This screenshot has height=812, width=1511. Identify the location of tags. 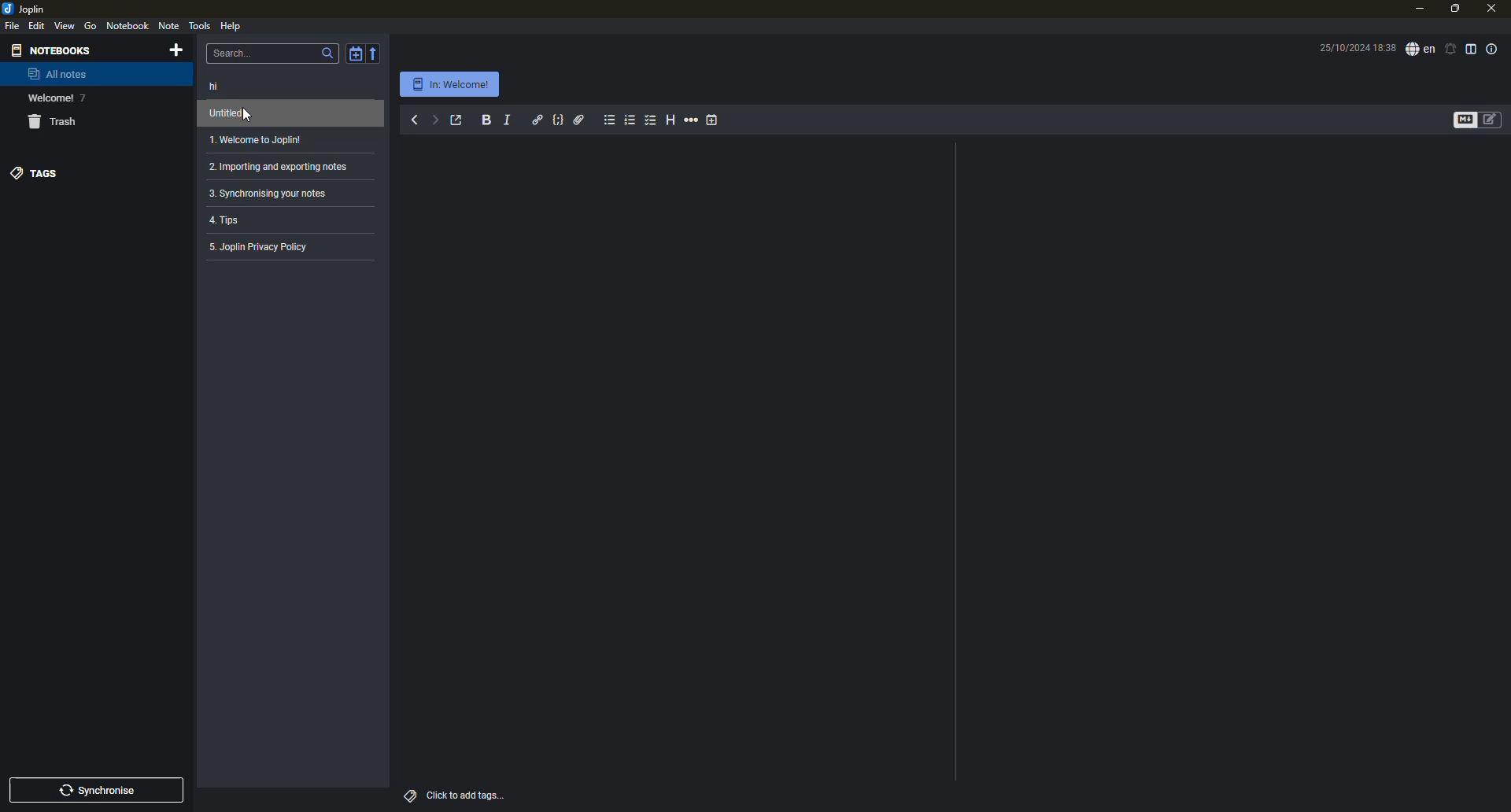
(411, 795).